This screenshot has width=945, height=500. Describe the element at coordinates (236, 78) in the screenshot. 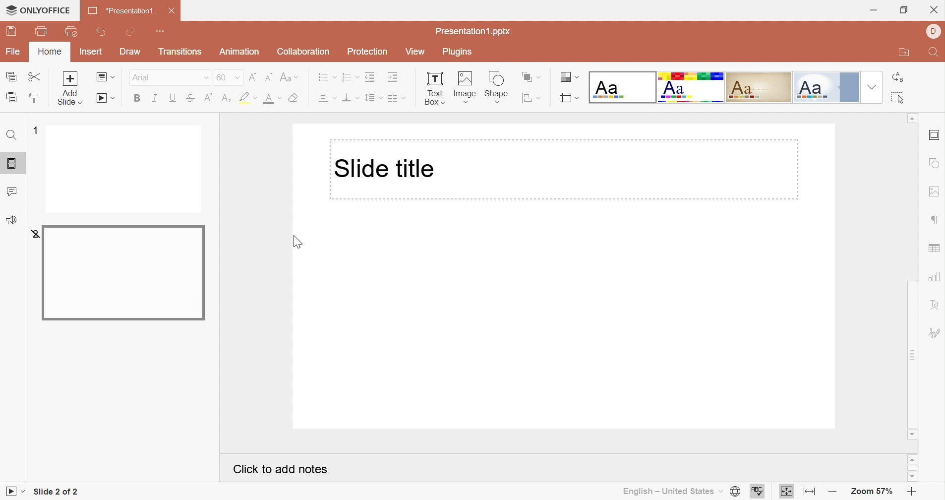

I see `Drop Down` at that location.